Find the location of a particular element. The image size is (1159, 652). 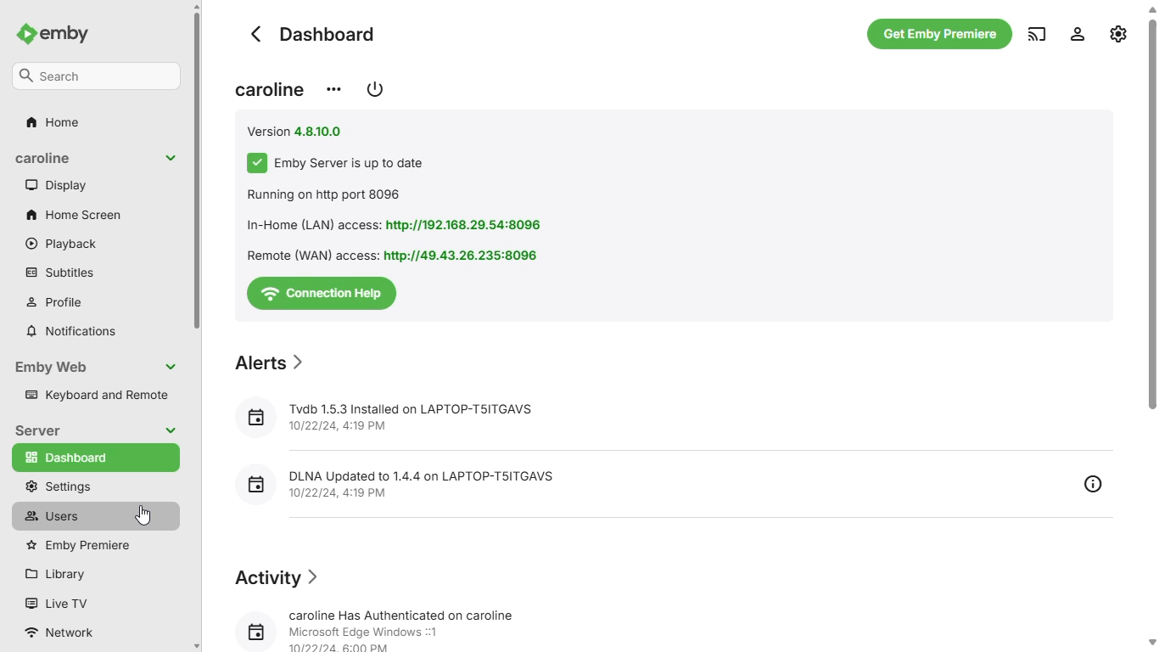

vertical scroll bar is located at coordinates (198, 171).